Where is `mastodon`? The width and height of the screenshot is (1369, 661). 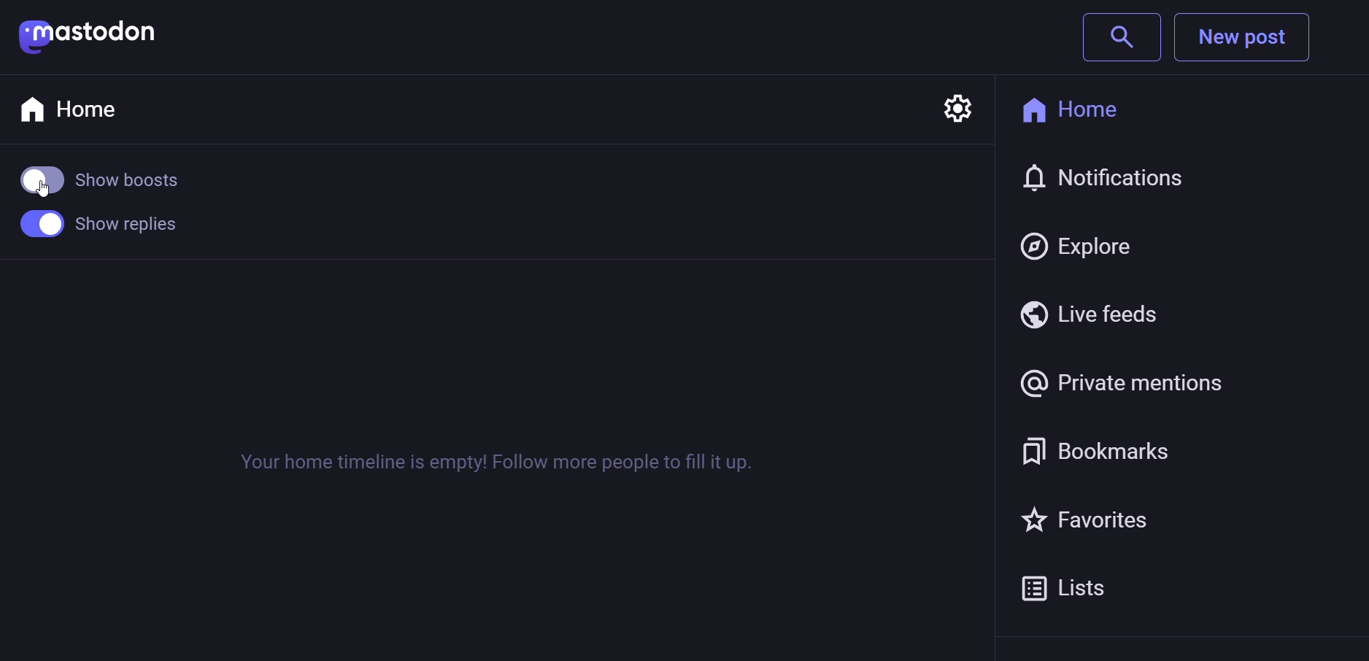 mastodon is located at coordinates (89, 36).